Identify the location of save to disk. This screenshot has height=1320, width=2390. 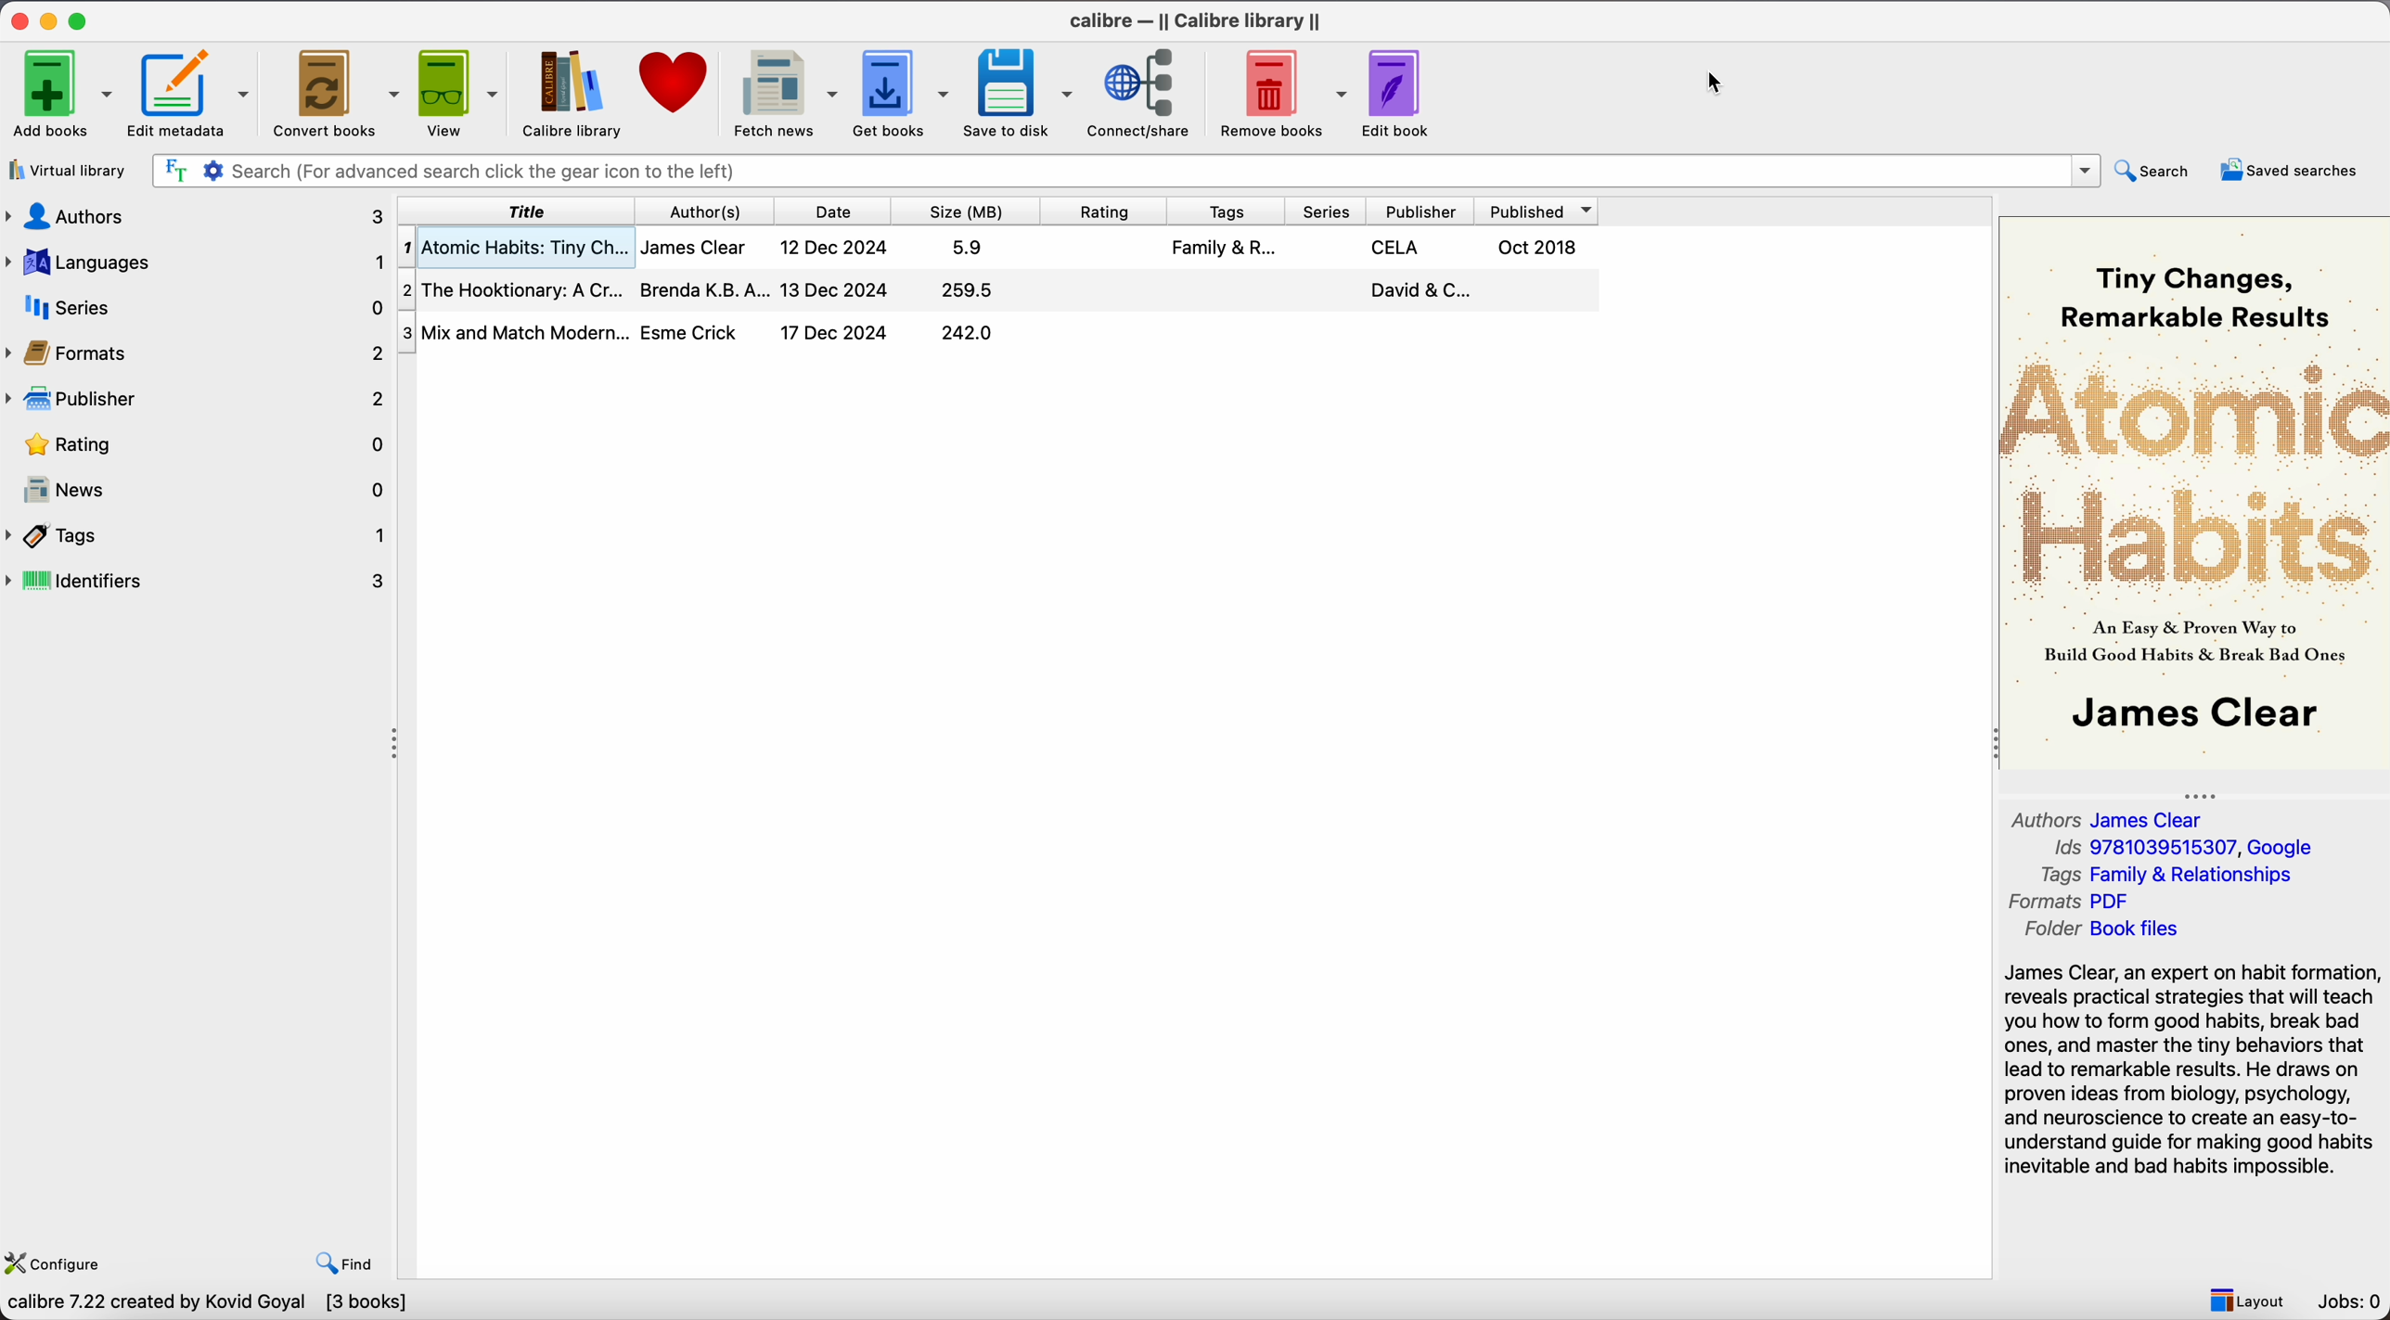
(1019, 93).